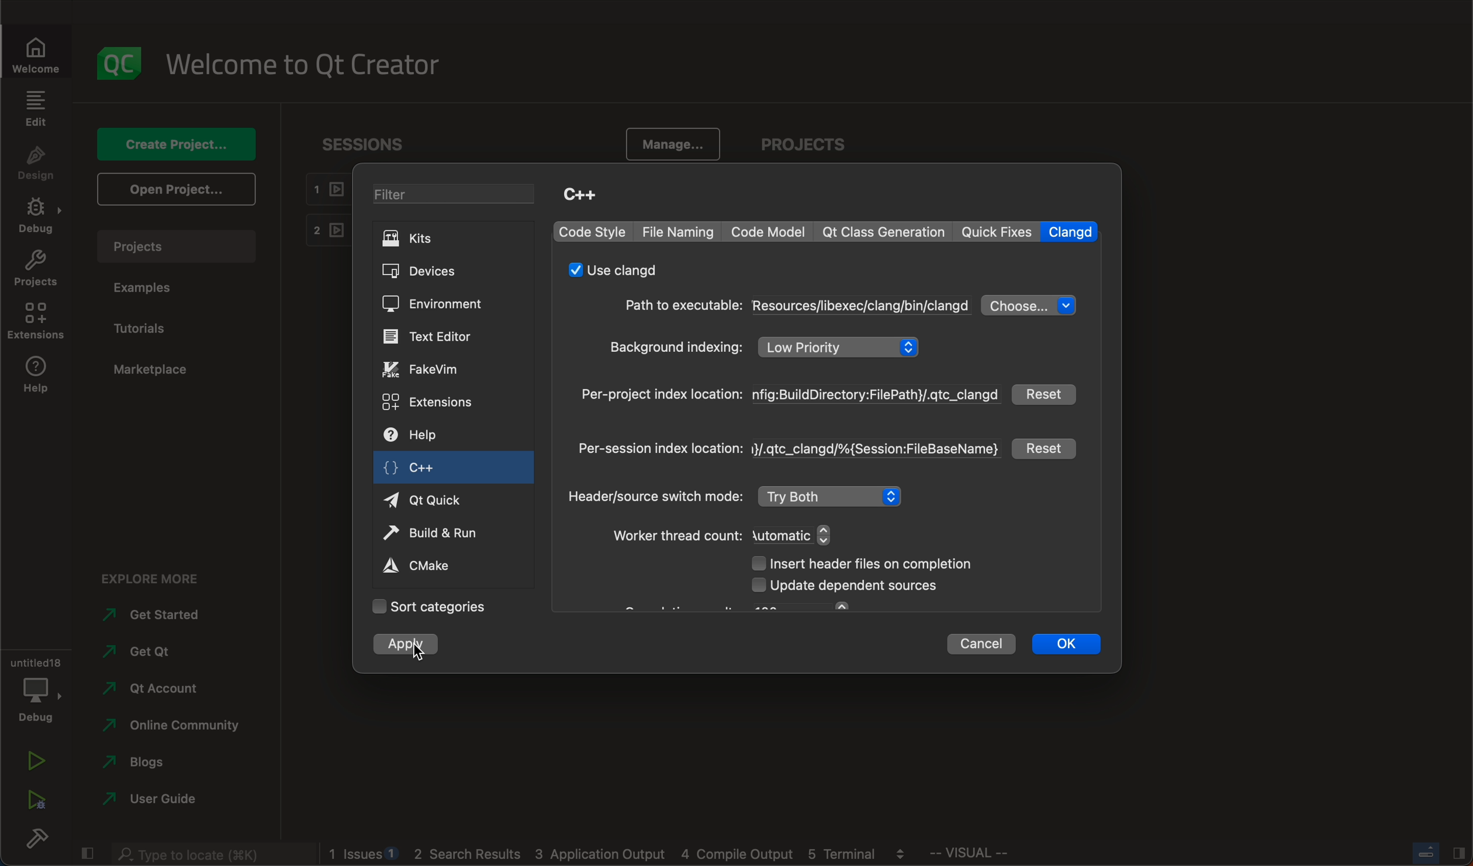 The image size is (1473, 866). I want to click on choose, so click(1029, 304).